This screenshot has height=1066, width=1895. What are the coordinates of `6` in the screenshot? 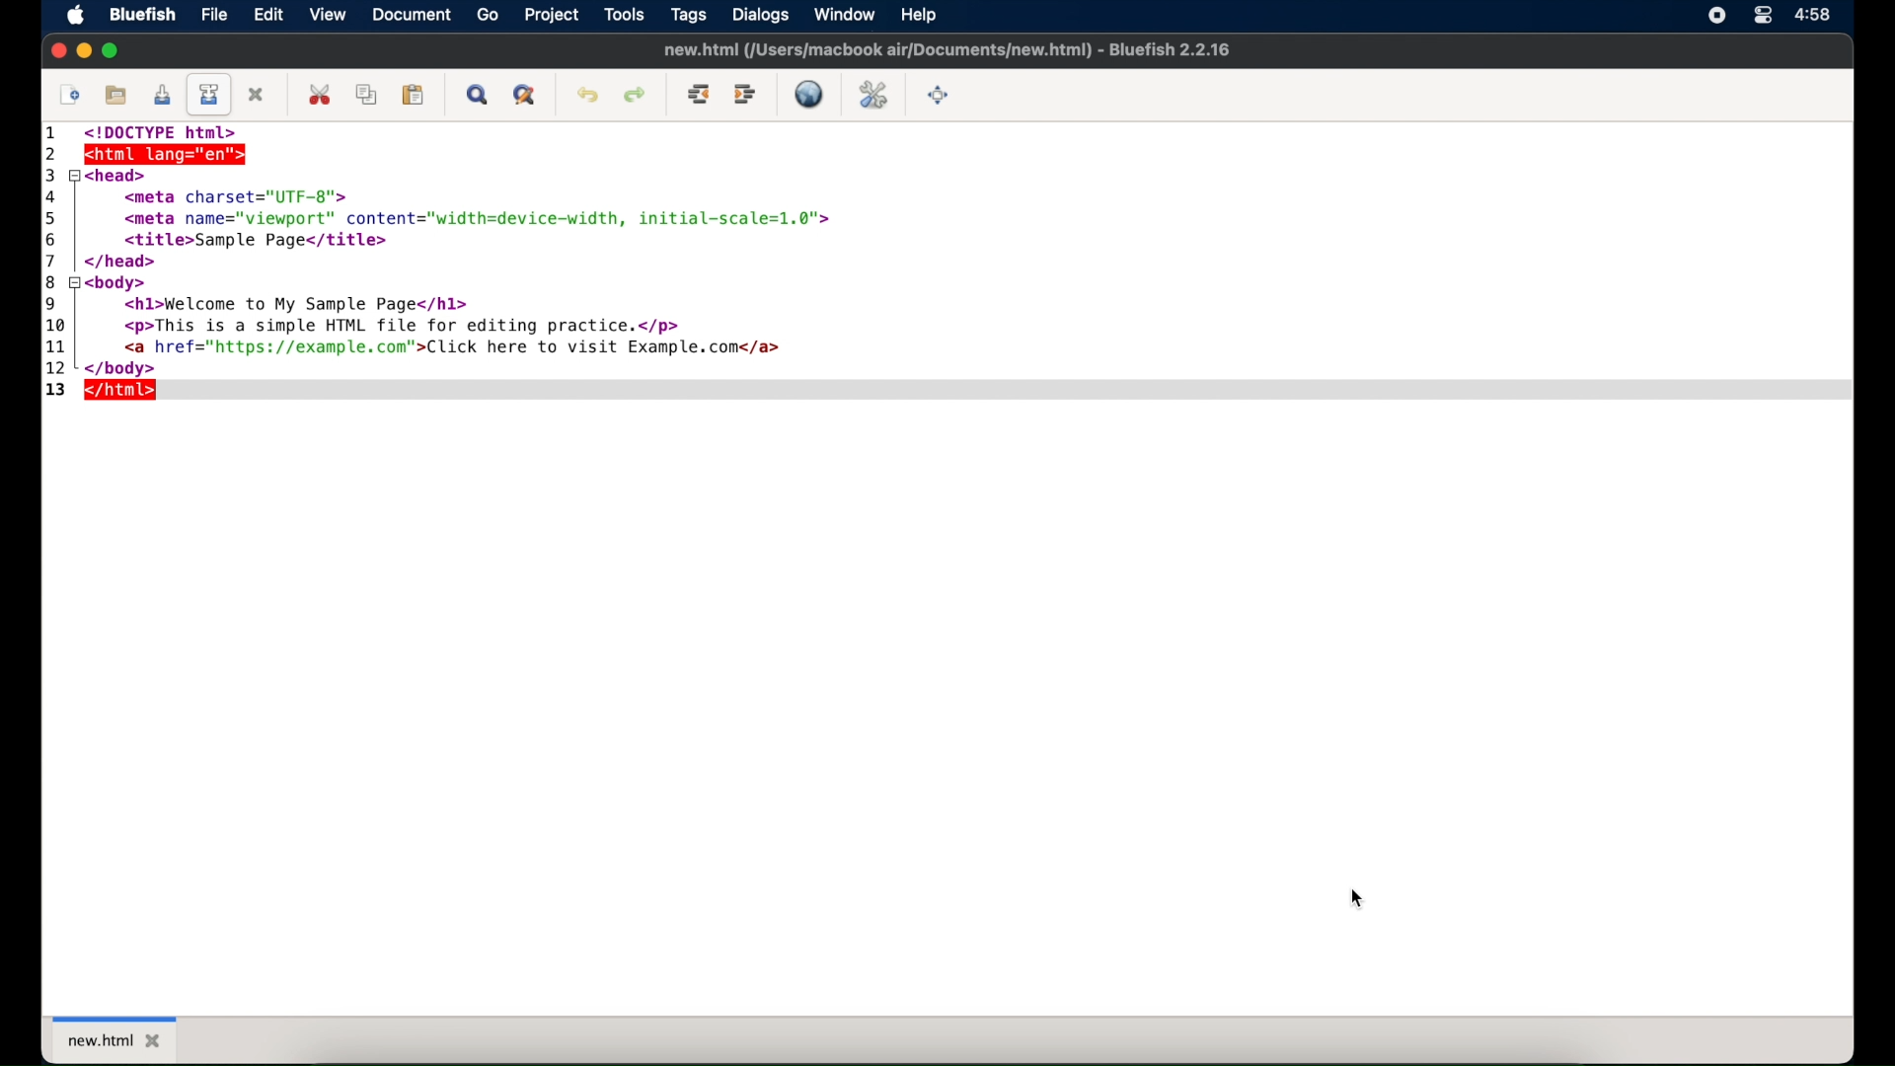 It's located at (55, 238).